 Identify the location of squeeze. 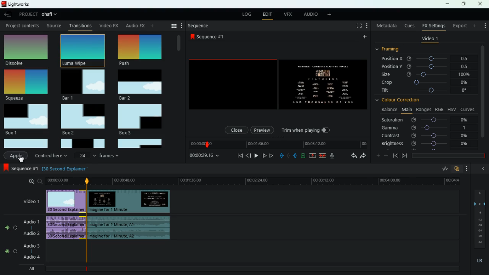
(25, 85).